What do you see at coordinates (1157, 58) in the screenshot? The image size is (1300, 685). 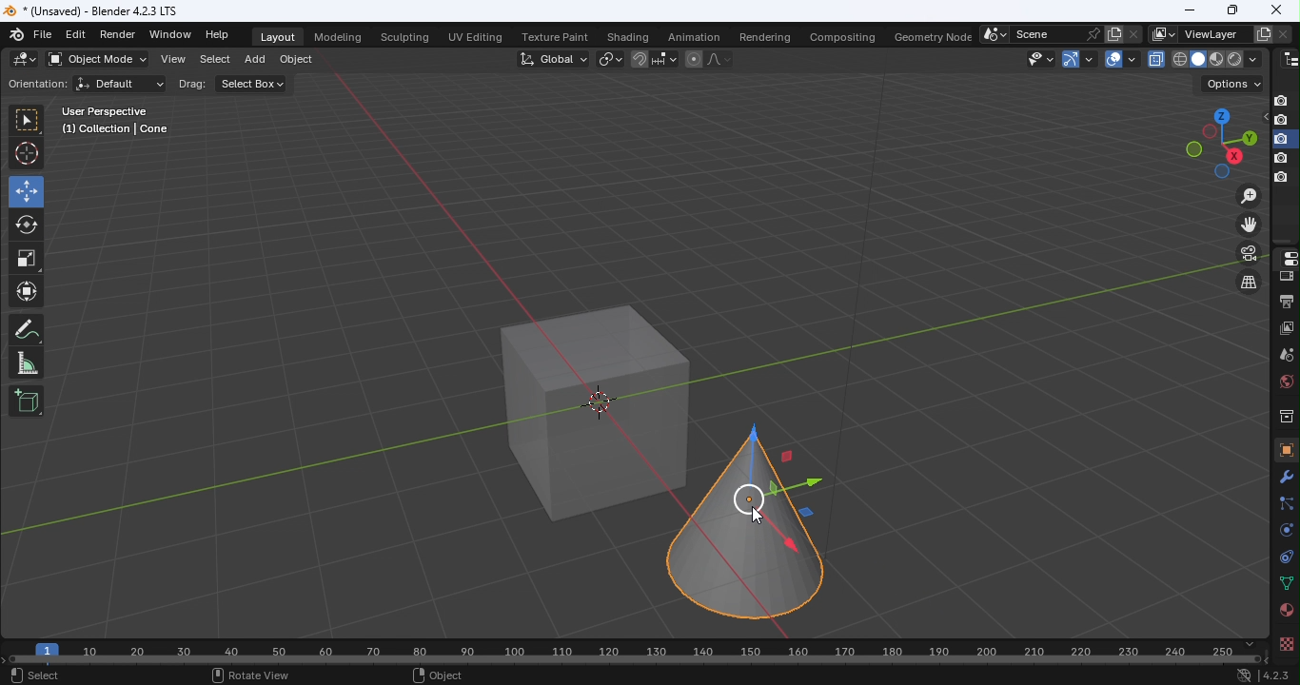 I see `Toggle X-Ray` at bounding box center [1157, 58].